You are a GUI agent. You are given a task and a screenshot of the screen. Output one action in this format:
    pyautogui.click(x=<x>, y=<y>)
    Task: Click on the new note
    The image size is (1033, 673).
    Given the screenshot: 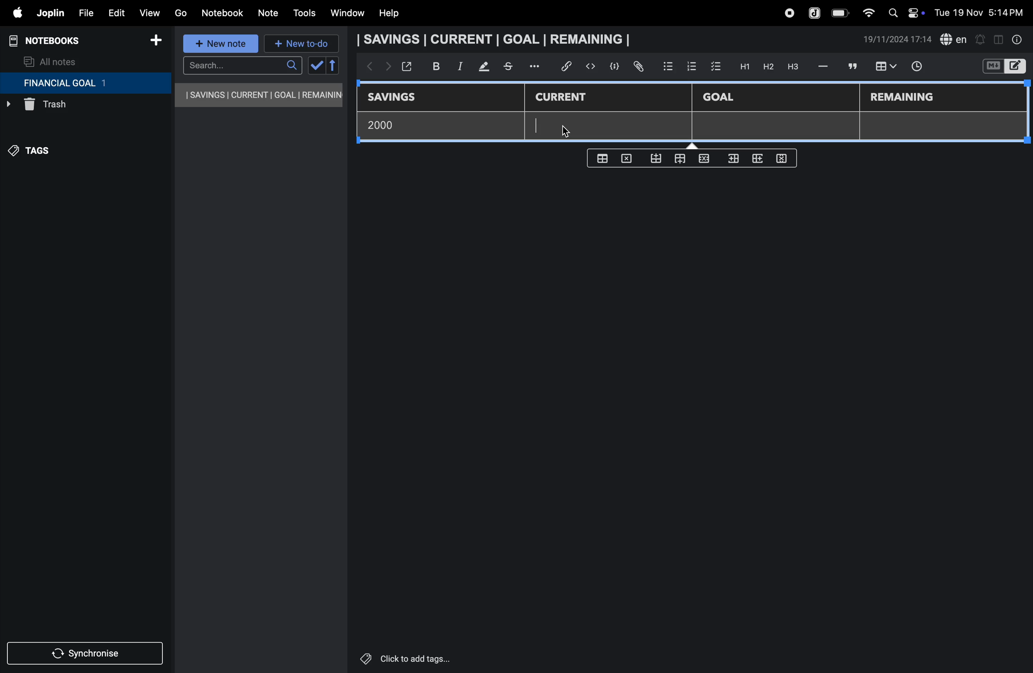 What is the action you would take?
    pyautogui.click(x=222, y=44)
    